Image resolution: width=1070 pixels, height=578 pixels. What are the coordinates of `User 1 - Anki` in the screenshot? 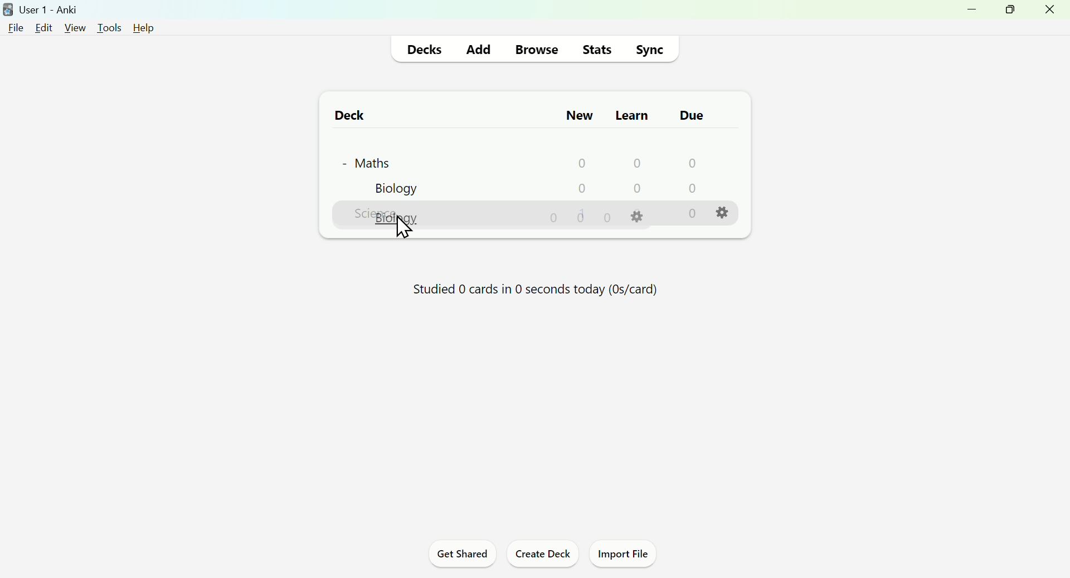 It's located at (43, 8).